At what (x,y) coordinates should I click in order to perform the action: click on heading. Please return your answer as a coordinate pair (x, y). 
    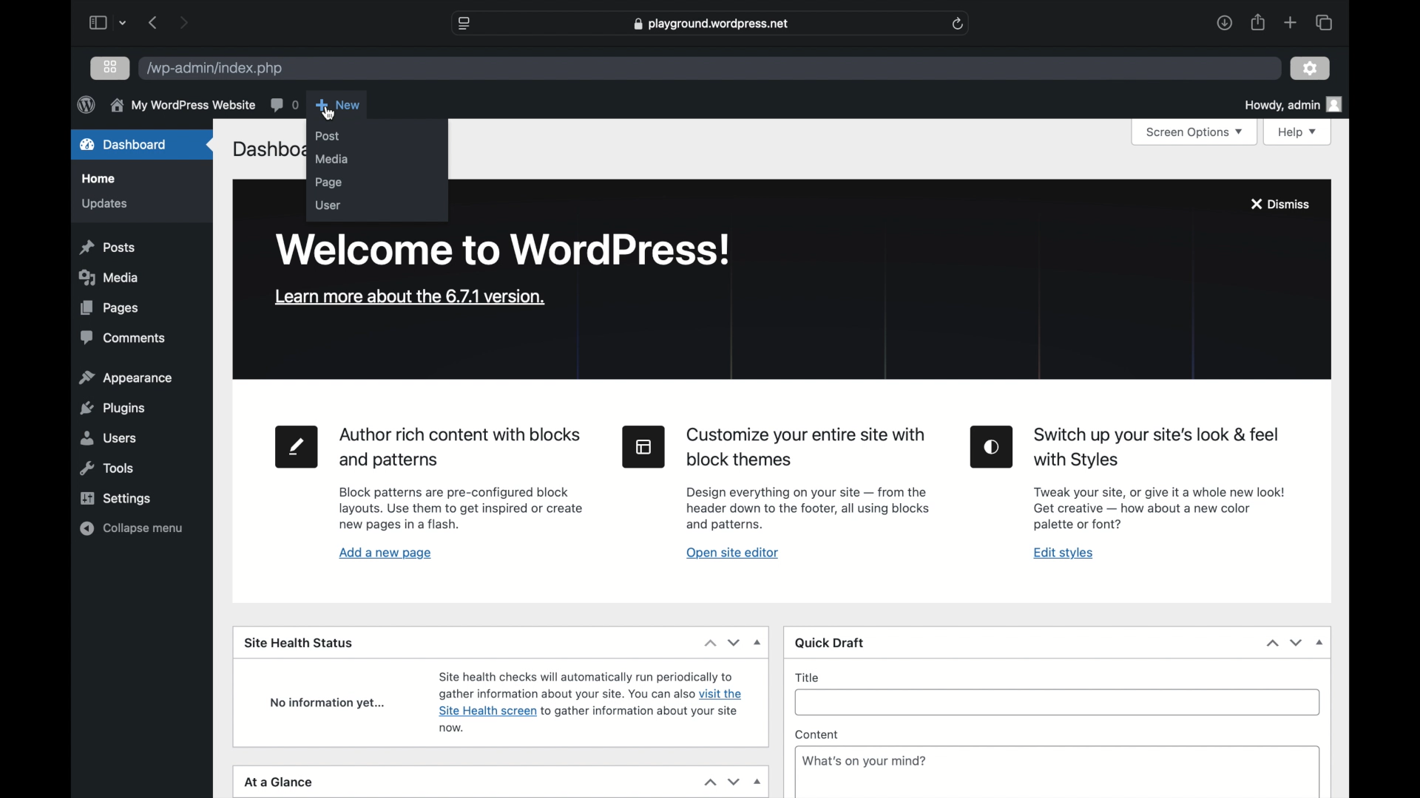
    Looking at the image, I should click on (1157, 448).